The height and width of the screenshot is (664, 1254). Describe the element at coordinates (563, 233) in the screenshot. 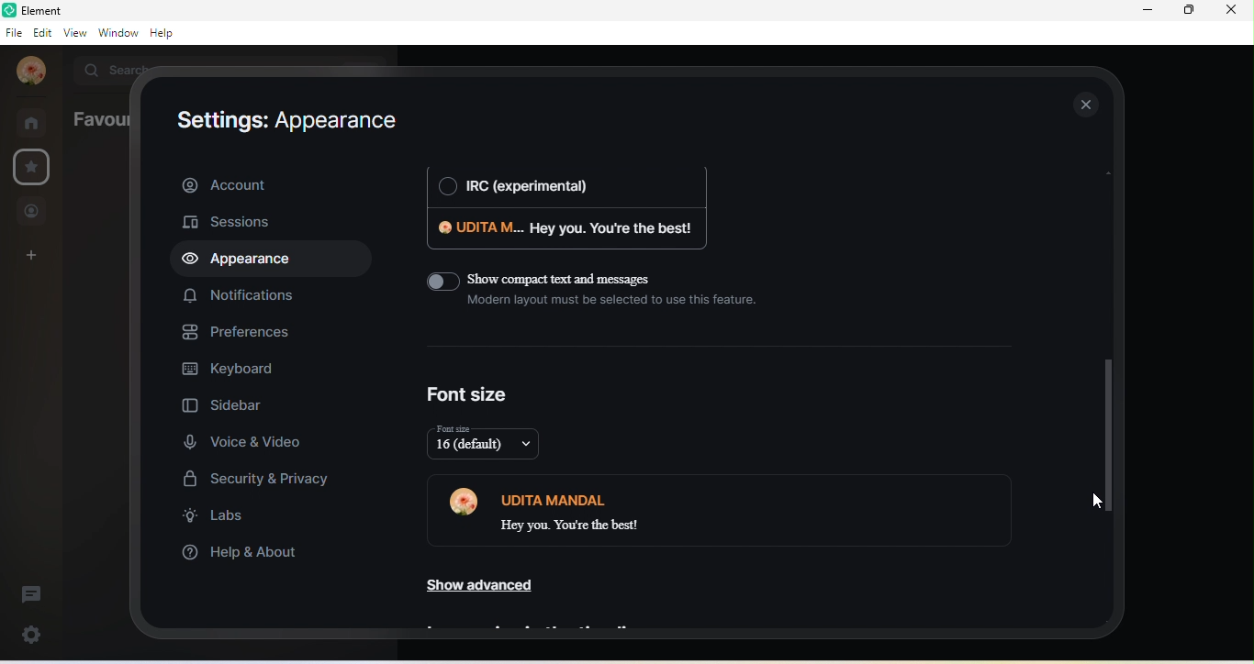

I see `udita m. hey you . you're the best` at that location.